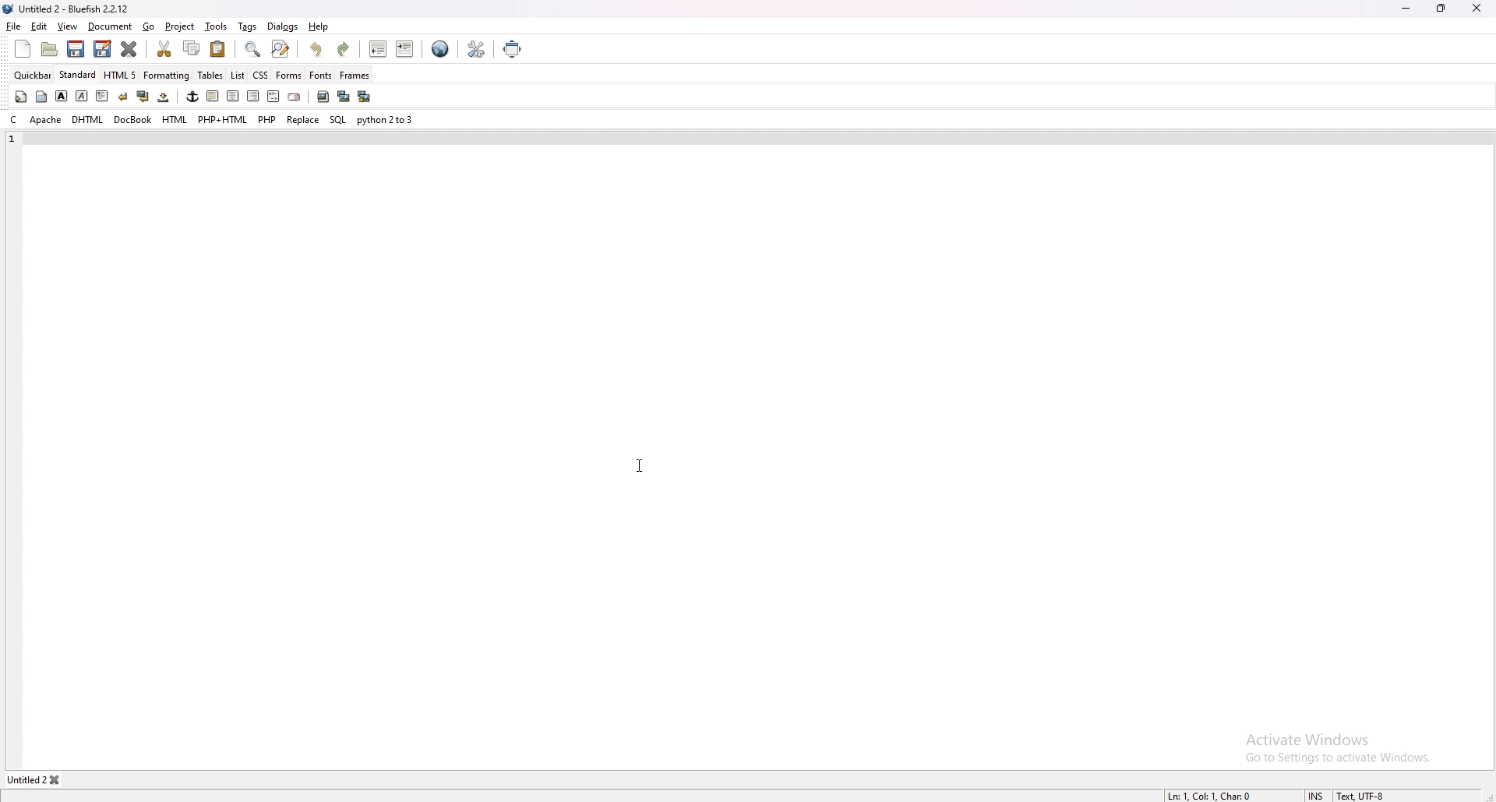 This screenshot has width=1496, height=802. I want to click on help, so click(318, 26).